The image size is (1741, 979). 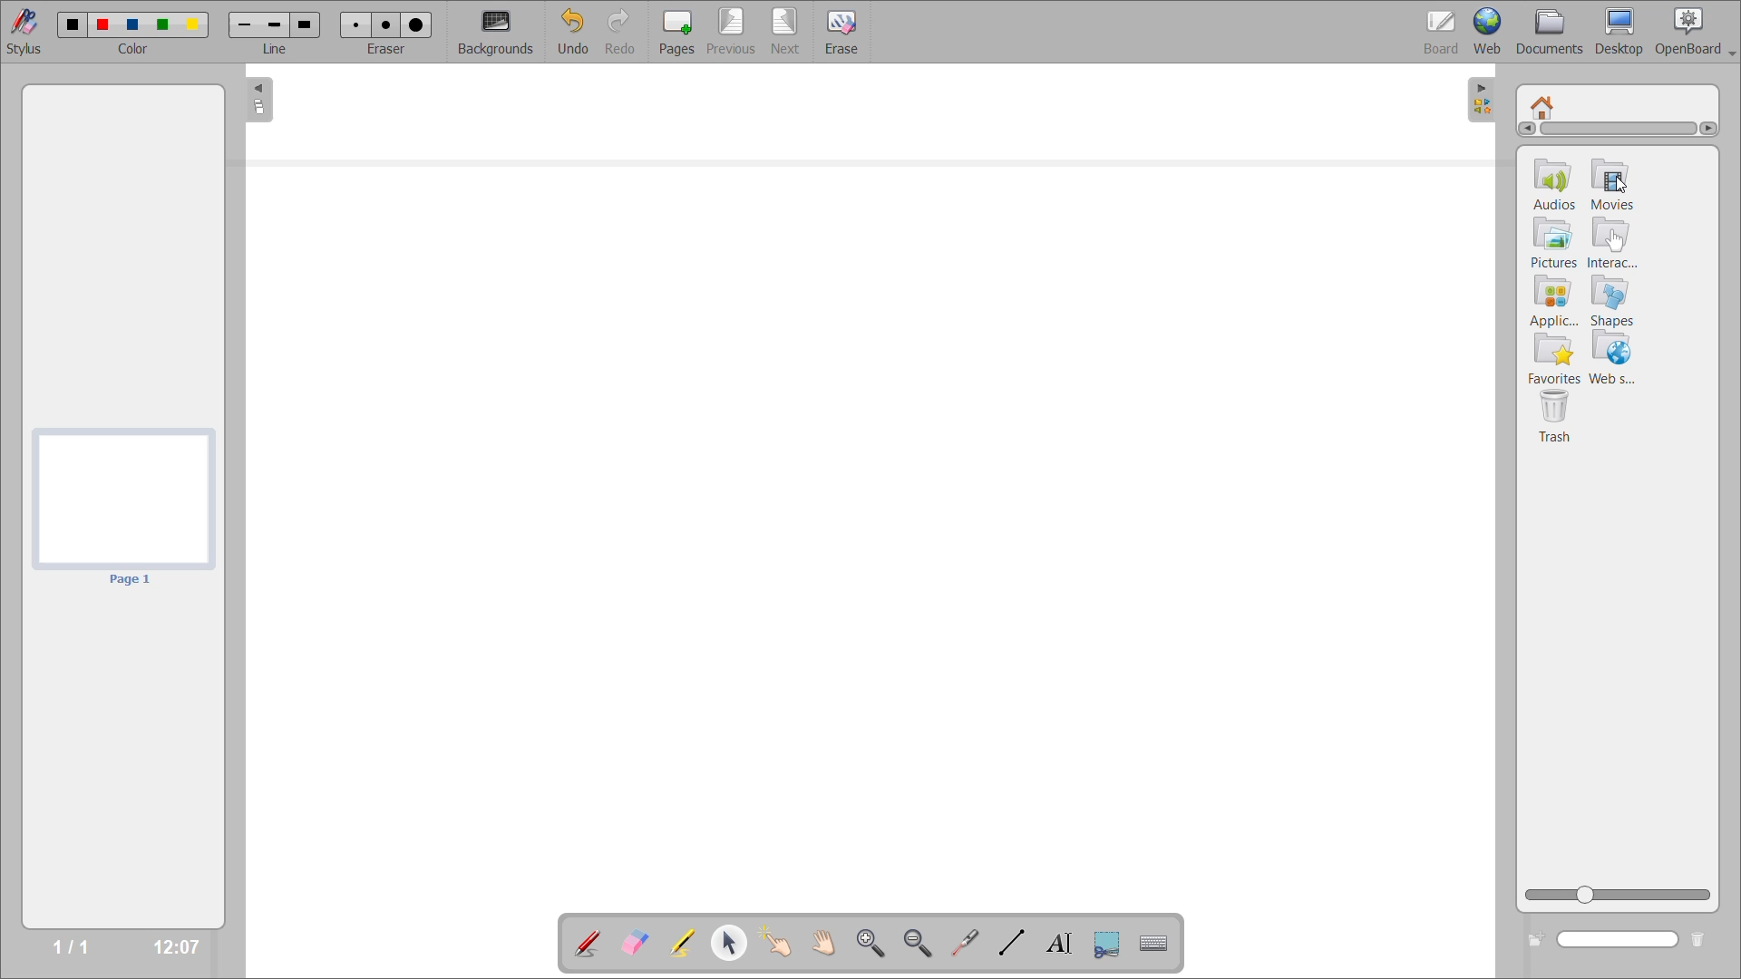 What do you see at coordinates (69, 949) in the screenshot?
I see `1/1` at bounding box center [69, 949].